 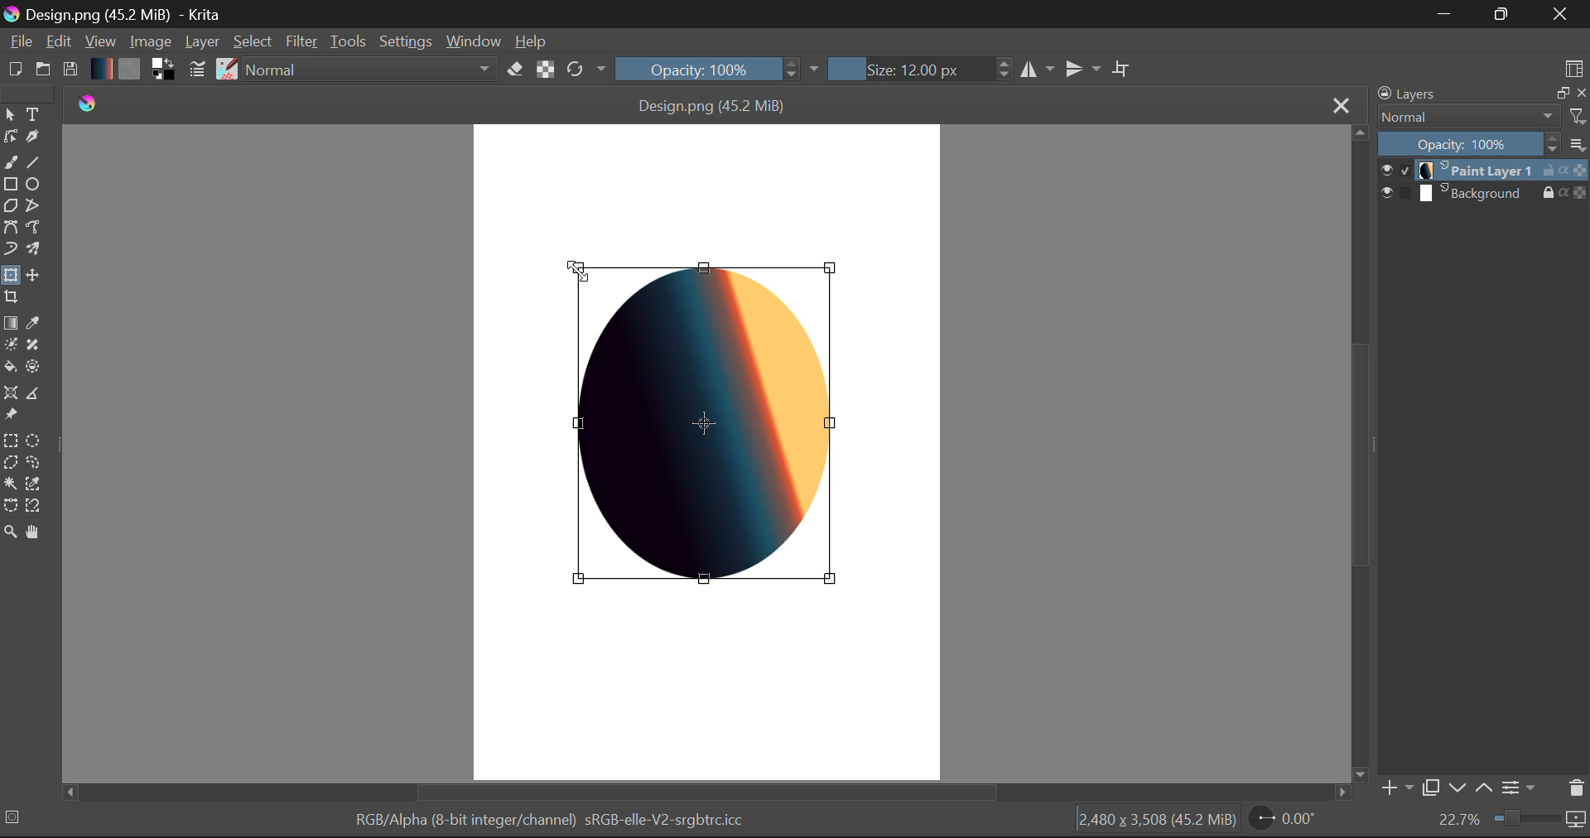 I want to click on Opacity, so click(x=1485, y=143).